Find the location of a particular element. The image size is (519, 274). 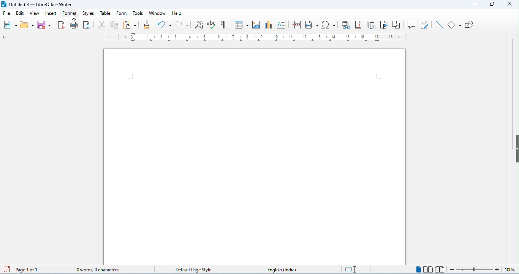

find and replace is located at coordinates (200, 25).